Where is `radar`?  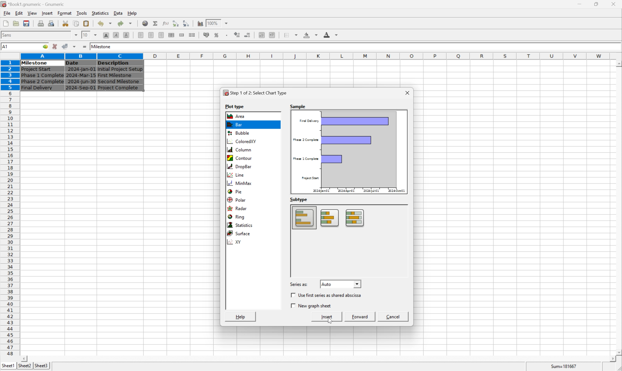
radar is located at coordinates (238, 209).